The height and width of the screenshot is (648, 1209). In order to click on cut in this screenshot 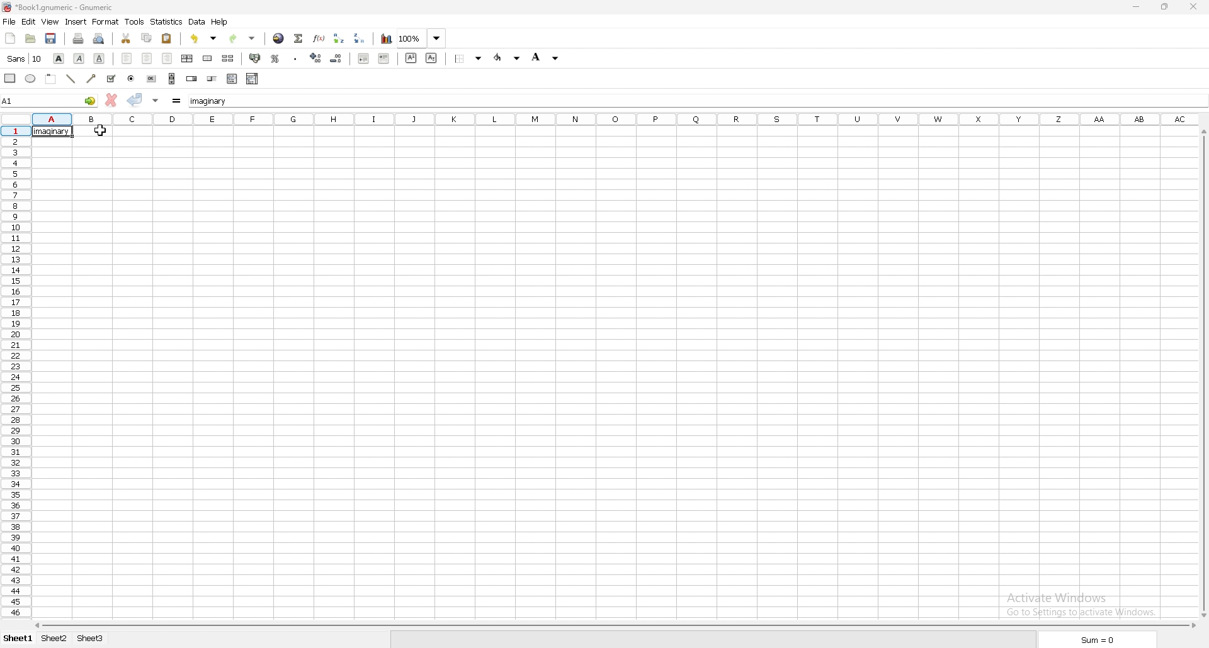, I will do `click(126, 38)`.